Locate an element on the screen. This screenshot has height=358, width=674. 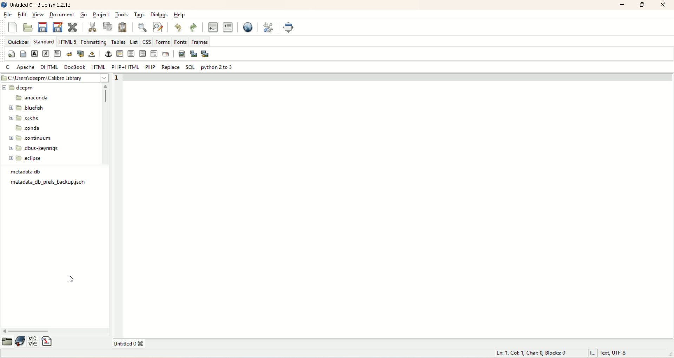
title is located at coordinates (41, 6).